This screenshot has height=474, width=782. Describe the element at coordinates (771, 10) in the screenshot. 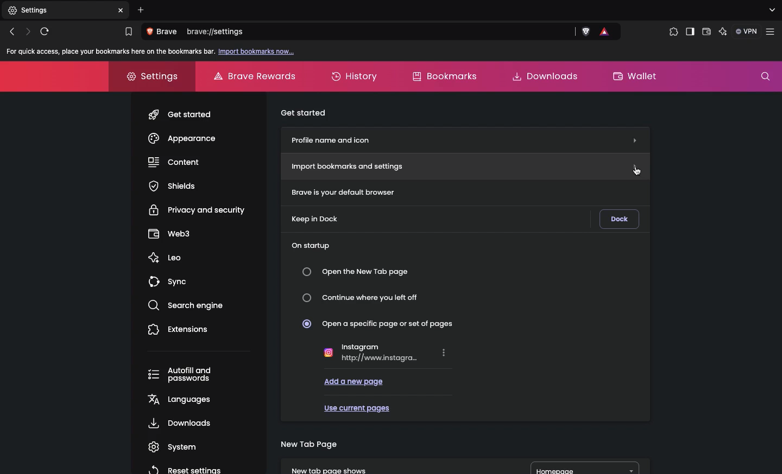

I see `search tabs` at that location.